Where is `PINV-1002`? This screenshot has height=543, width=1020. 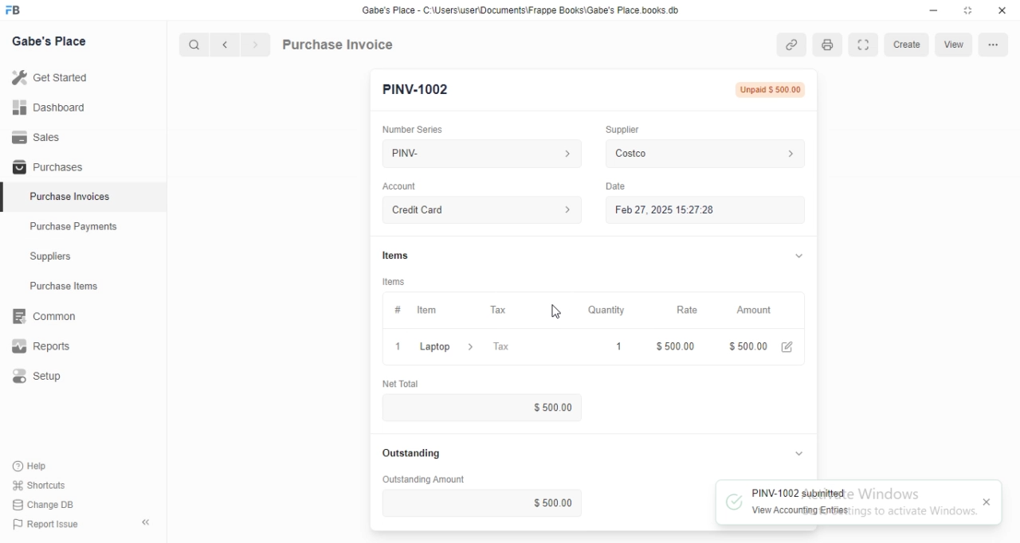 PINV-1002 is located at coordinates (416, 90).